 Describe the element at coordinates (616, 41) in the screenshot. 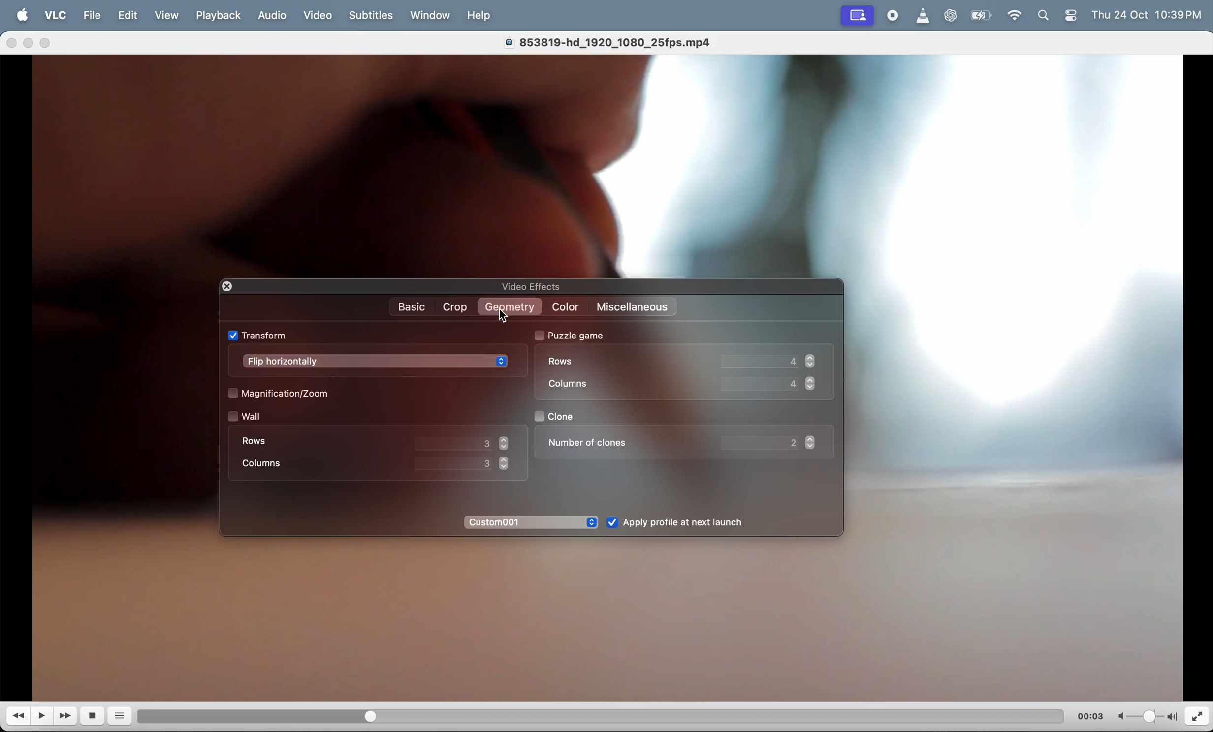

I see `video title` at that location.